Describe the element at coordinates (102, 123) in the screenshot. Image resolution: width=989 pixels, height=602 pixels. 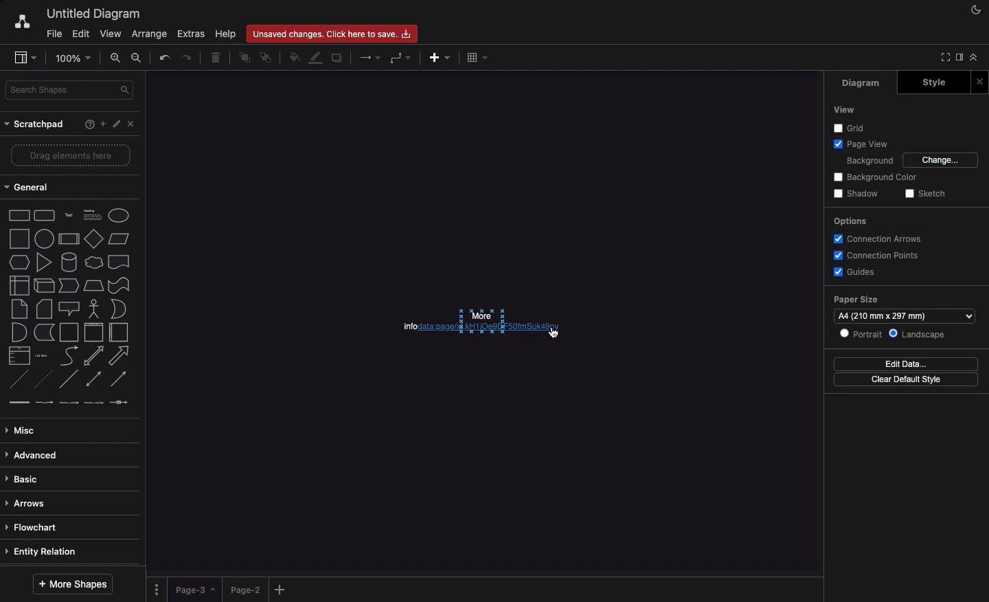
I see `Add` at that location.